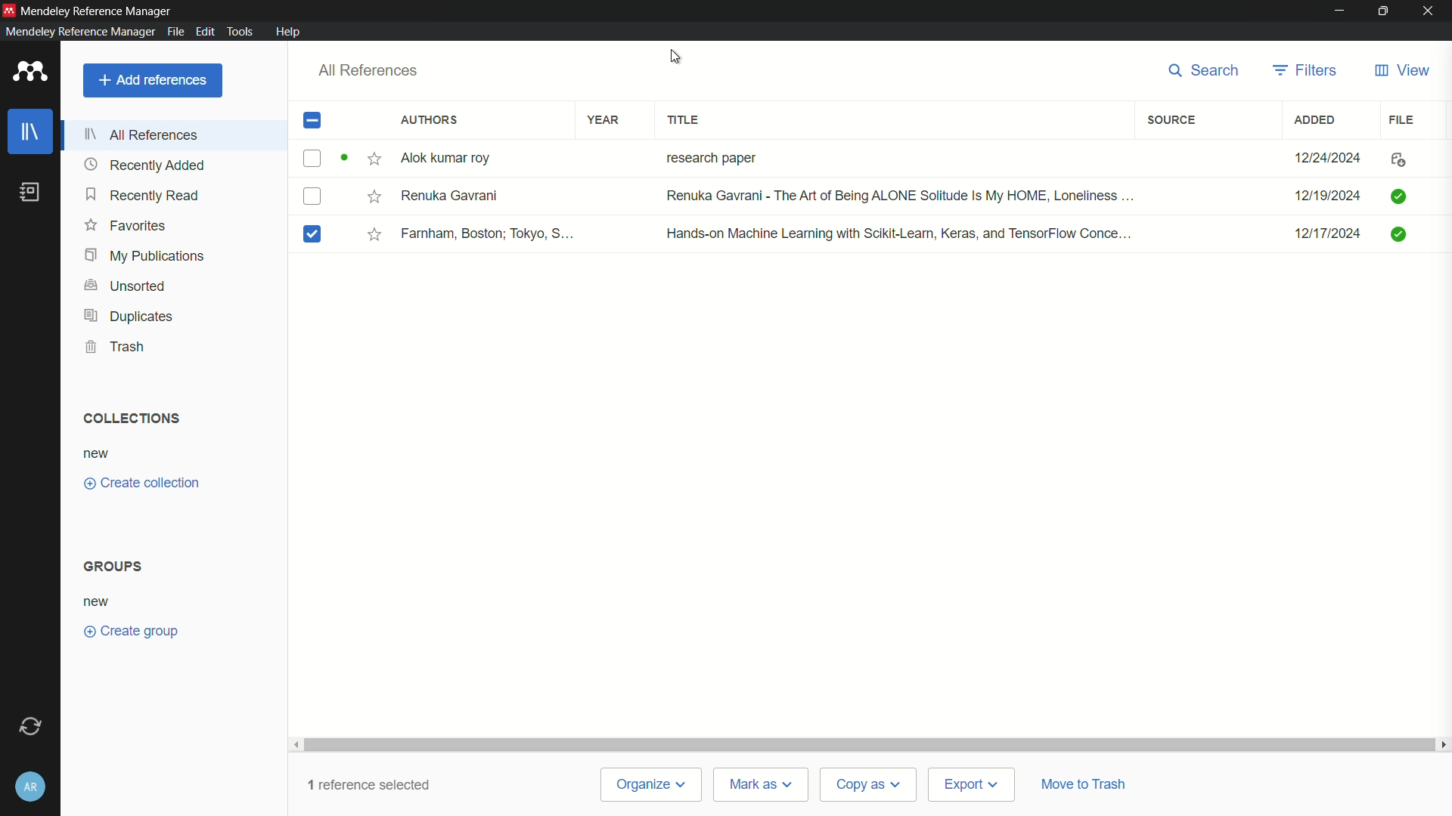 This screenshot has height=816, width=1452. Describe the element at coordinates (1326, 155) in the screenshot. I see `12/24/2024` at that location.